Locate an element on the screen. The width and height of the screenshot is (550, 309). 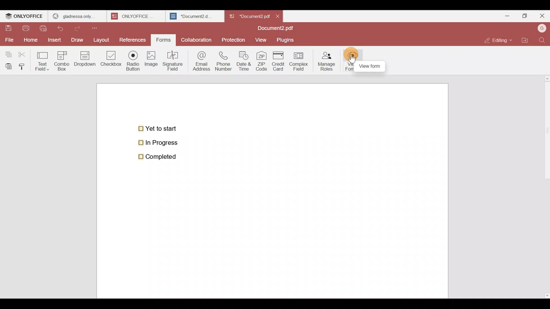
File is located at coordinates (9, 39).